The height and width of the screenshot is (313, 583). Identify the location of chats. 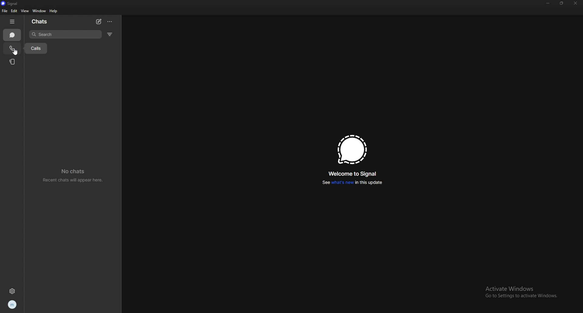
(43, 21).